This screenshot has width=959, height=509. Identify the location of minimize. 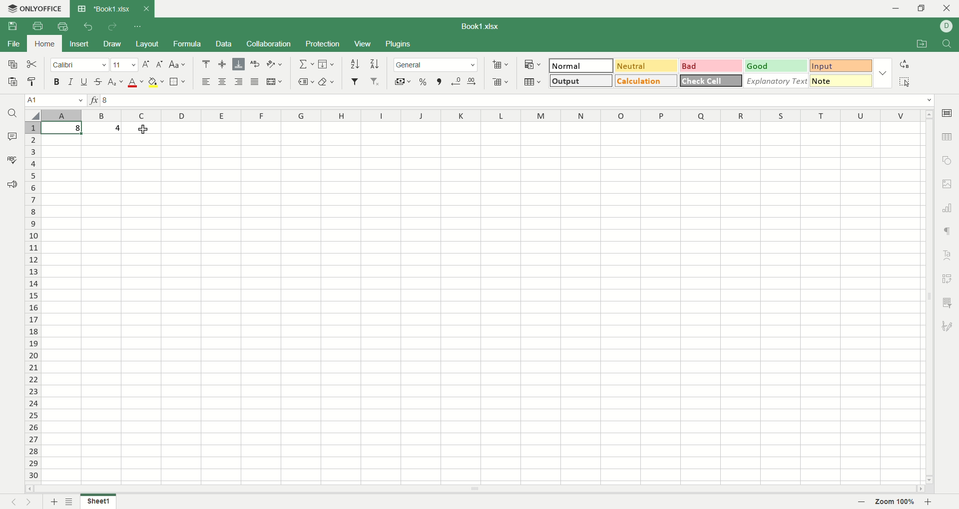
(895, 9).